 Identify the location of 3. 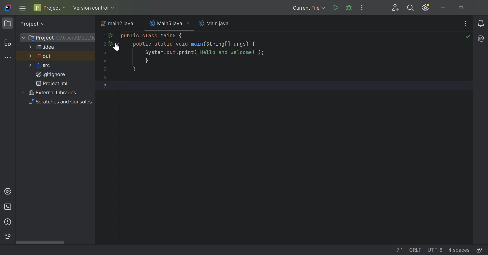
(105, 53).